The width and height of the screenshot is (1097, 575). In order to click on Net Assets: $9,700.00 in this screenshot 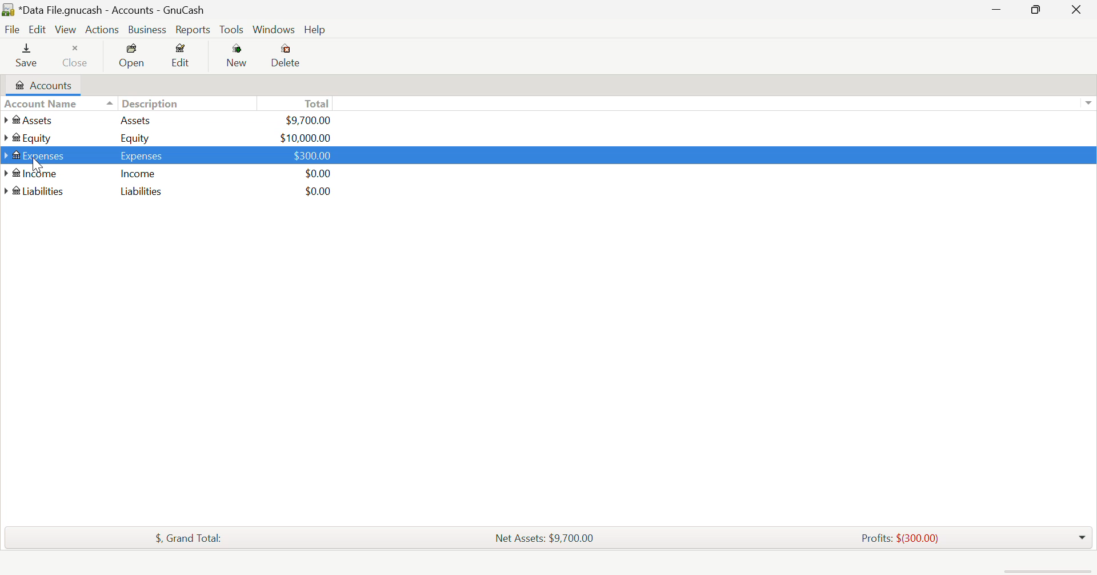, I will do `click(545, 539)`.